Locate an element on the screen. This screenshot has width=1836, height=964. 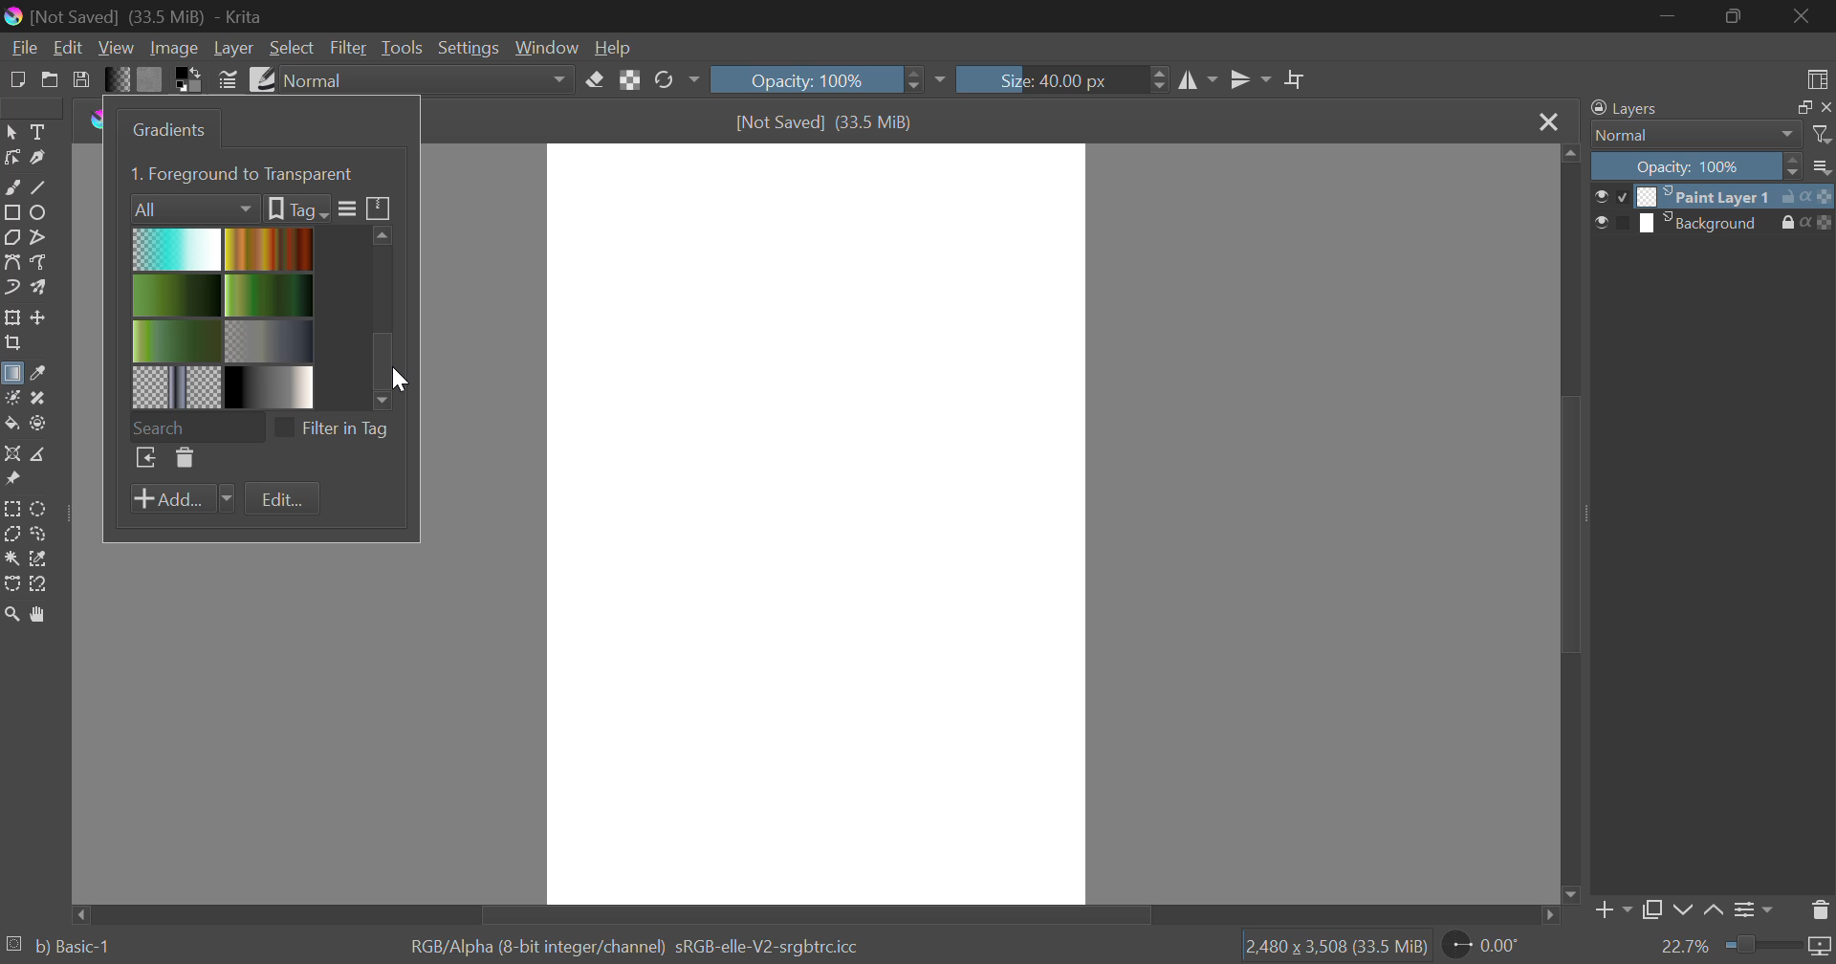
Choose Workspace is located at coordinates (1814, 76).